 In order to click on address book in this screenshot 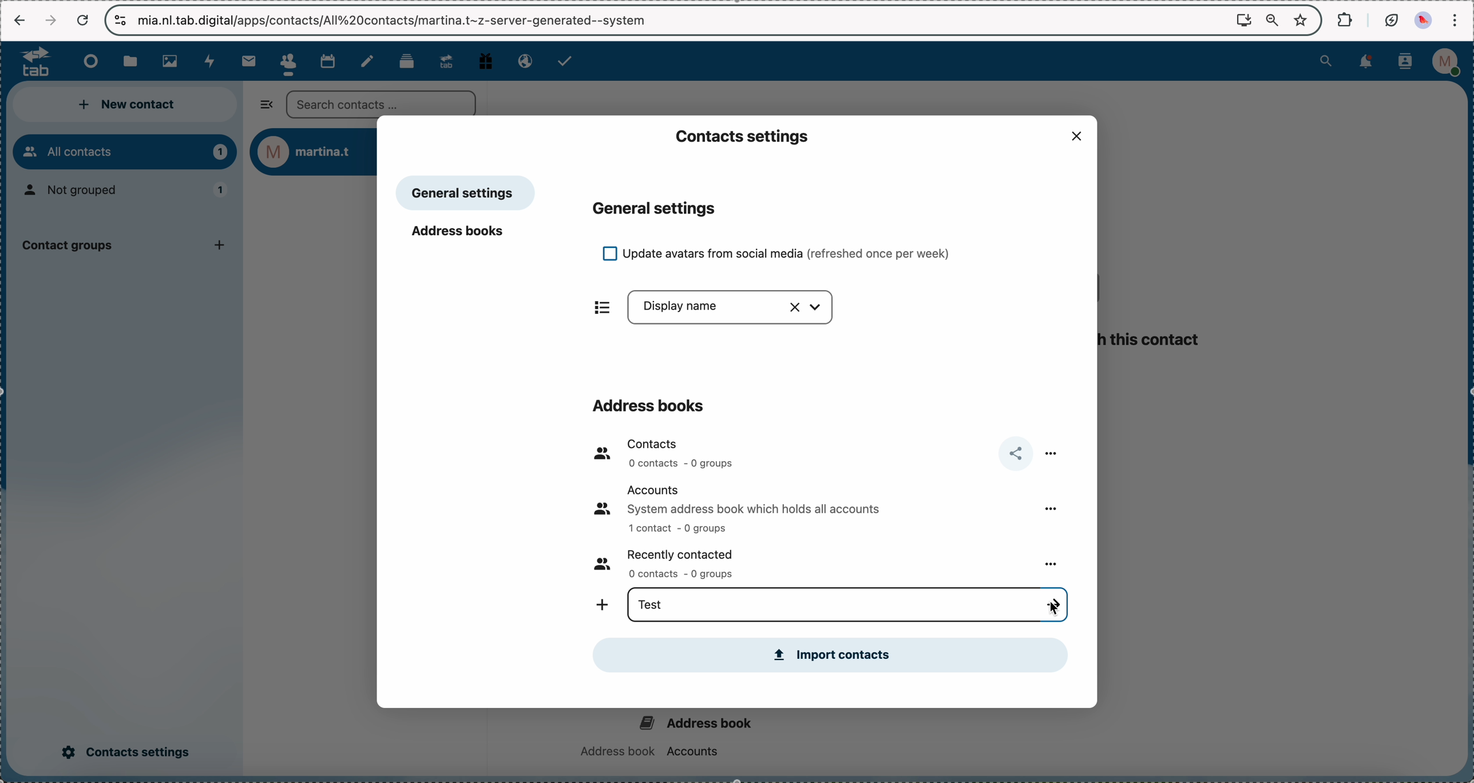, I will do `click(665, 733)`.